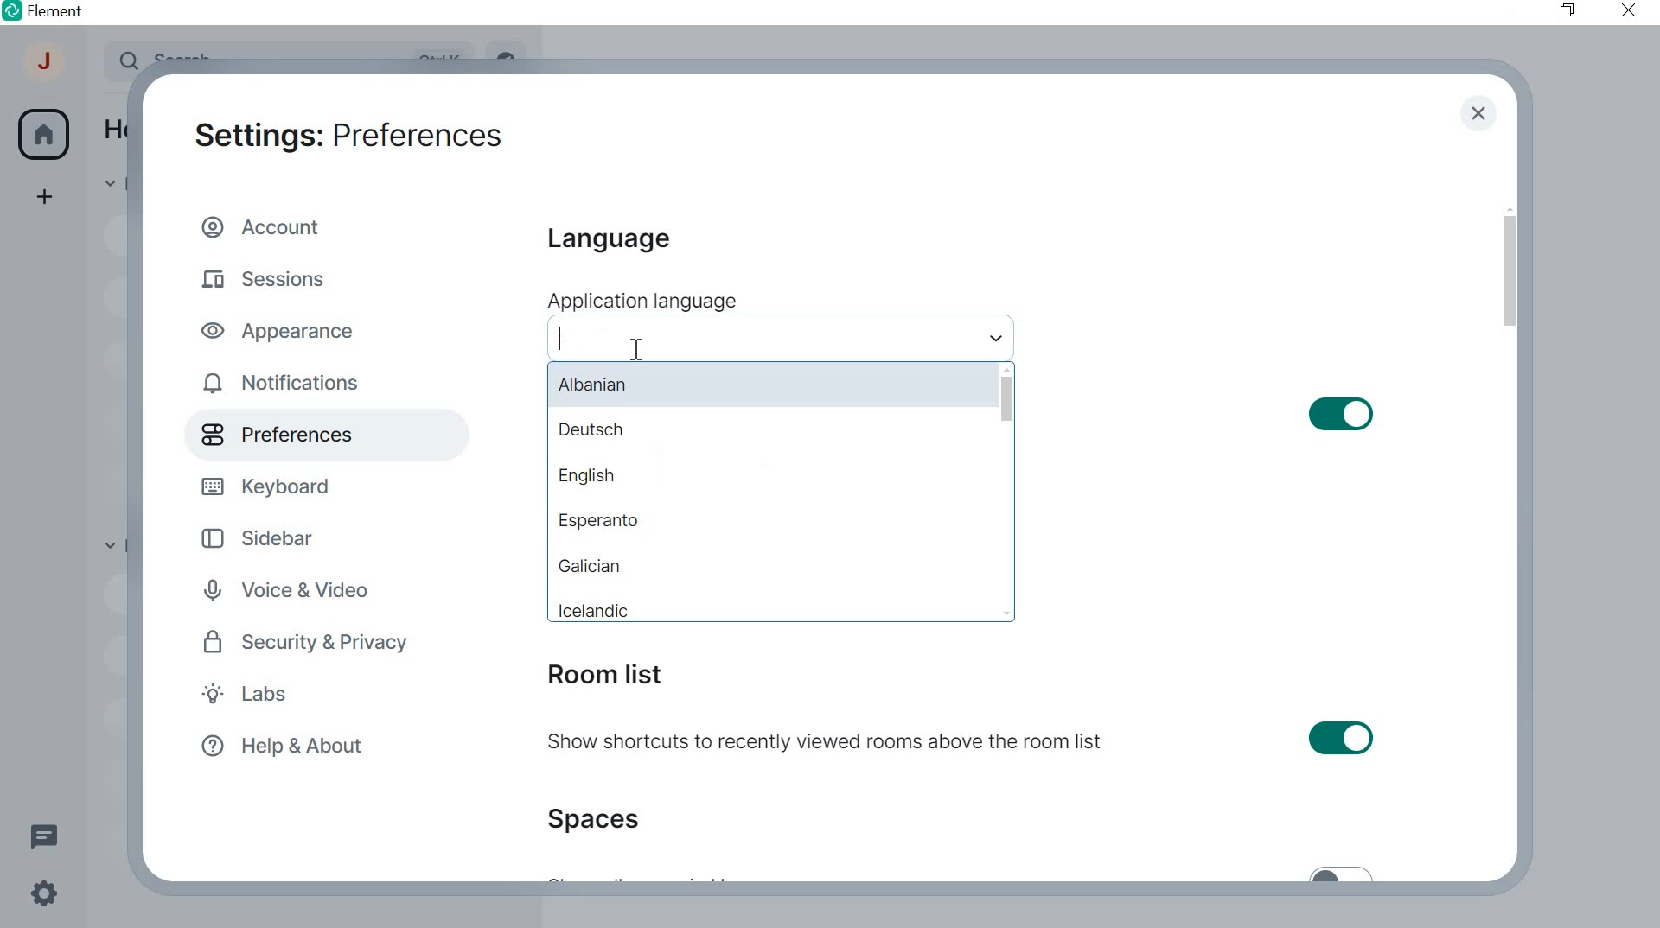 The image size is (1660, 928). I want to click on LABS, so click(281, 696).